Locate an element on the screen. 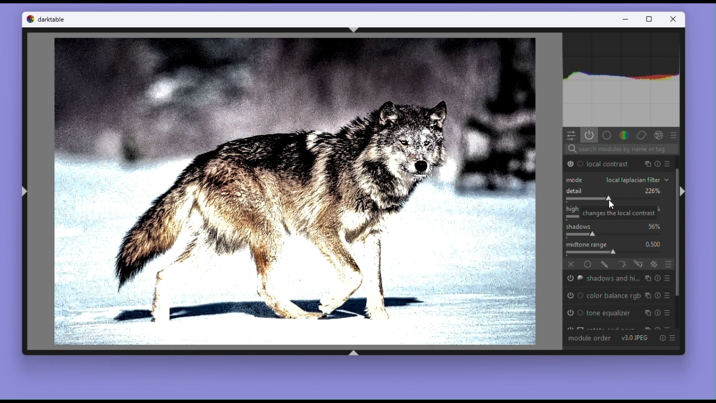 This screenshot has height=403, width=716. darktable is located at coordinates (54, 19).